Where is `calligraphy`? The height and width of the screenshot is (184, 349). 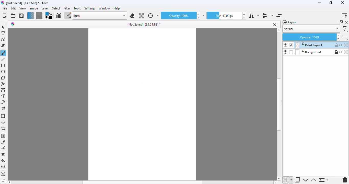
calligraphy is located at coordinates (3, 45).